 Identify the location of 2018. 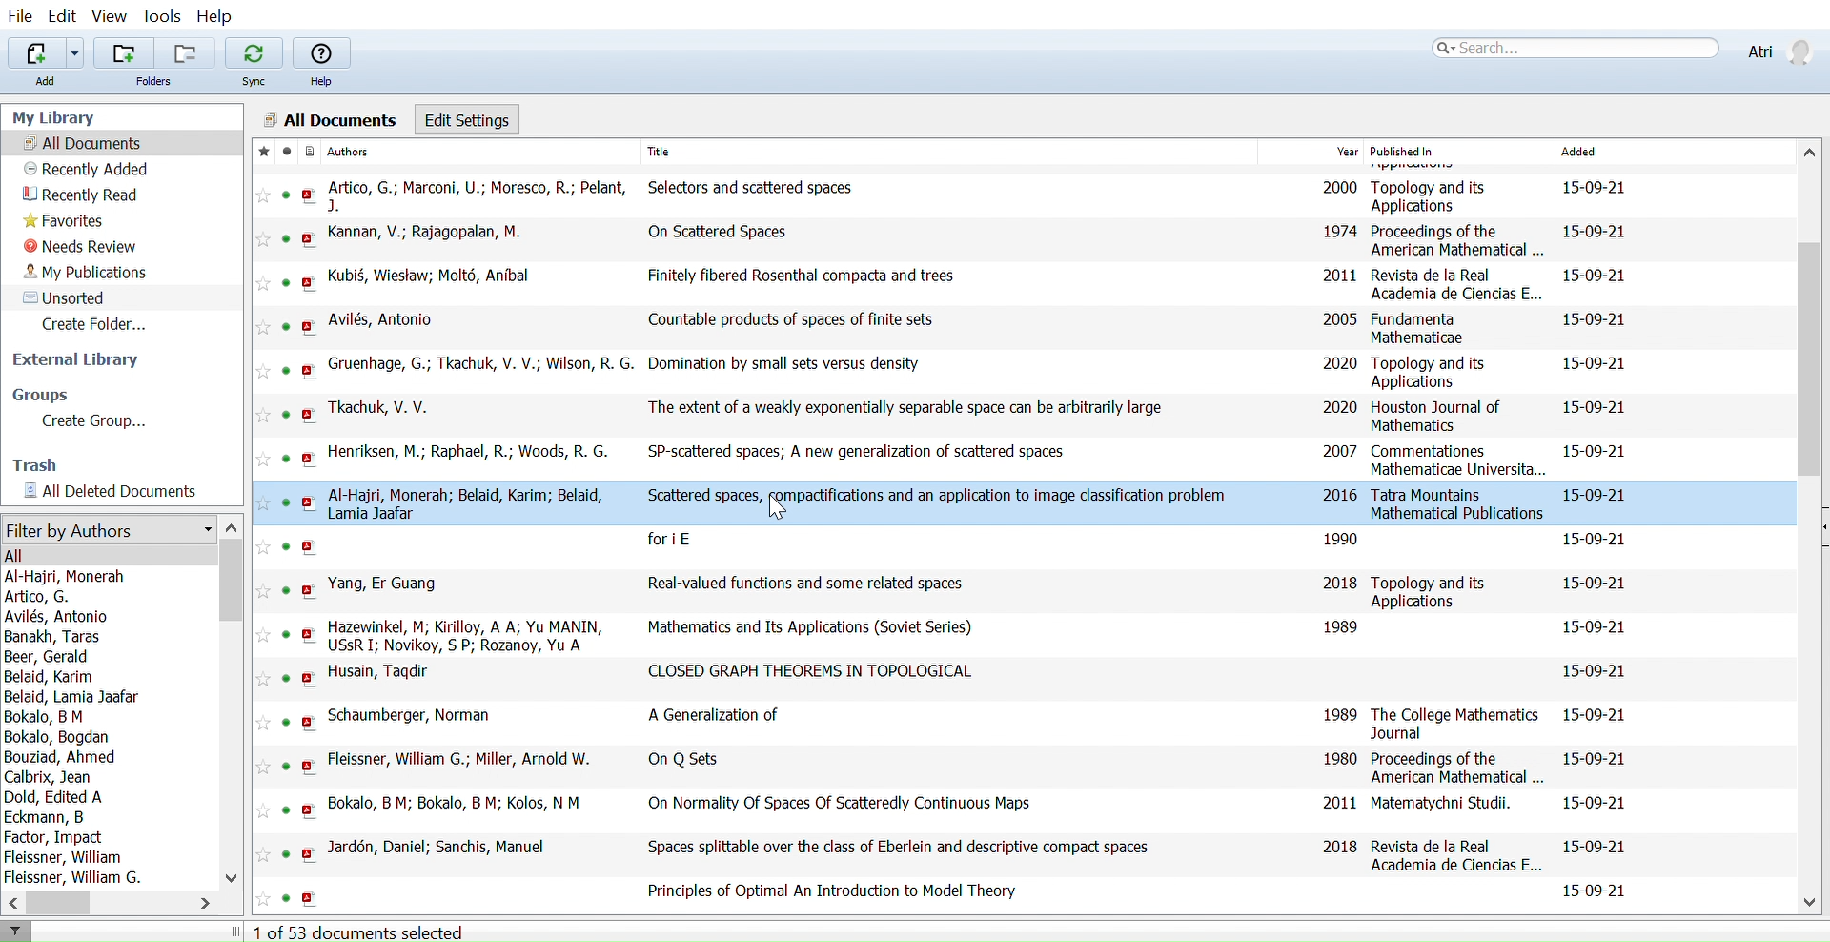
(1339, 848).